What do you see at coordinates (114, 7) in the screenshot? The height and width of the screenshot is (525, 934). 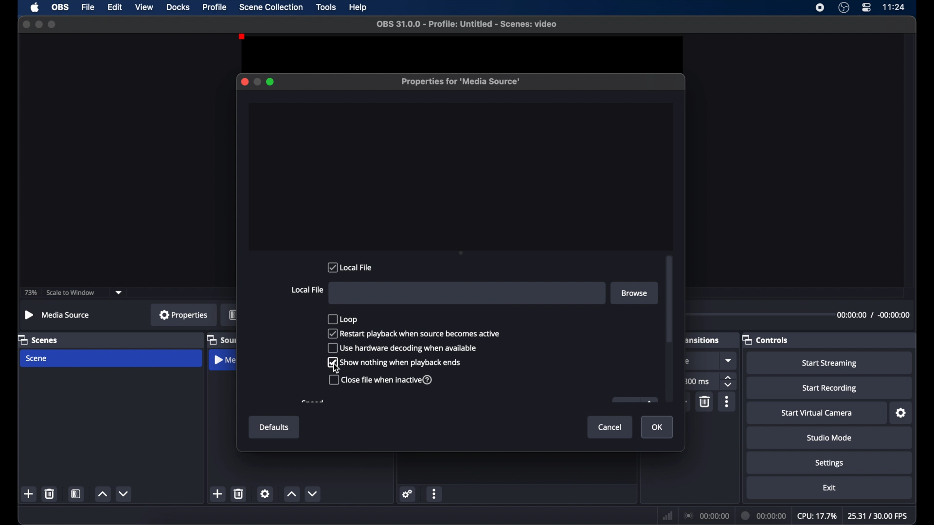 I see `edit` at bounding box center [114, 7].